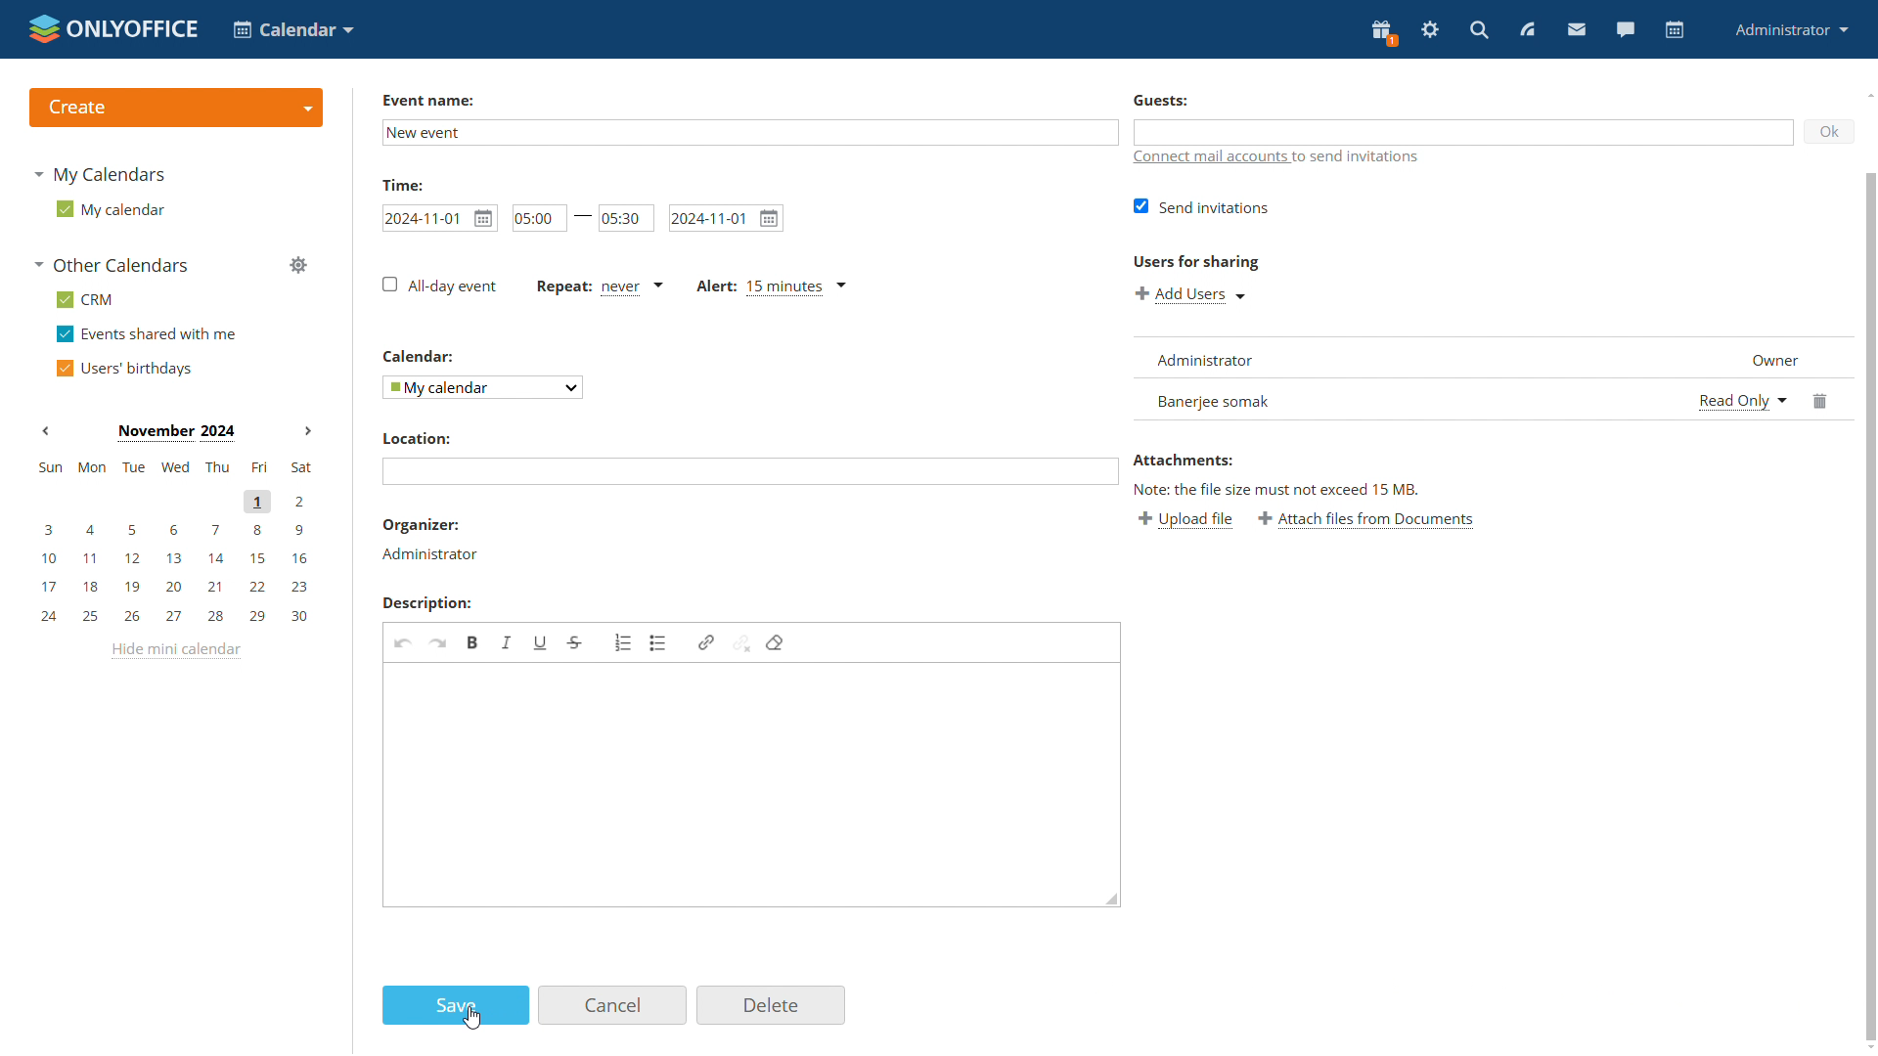 The image size is (1878, 1056). What do you see at coordinates (1675, 30) in the screenshot?
I see `calendar` at bounding box center [1675, 30].